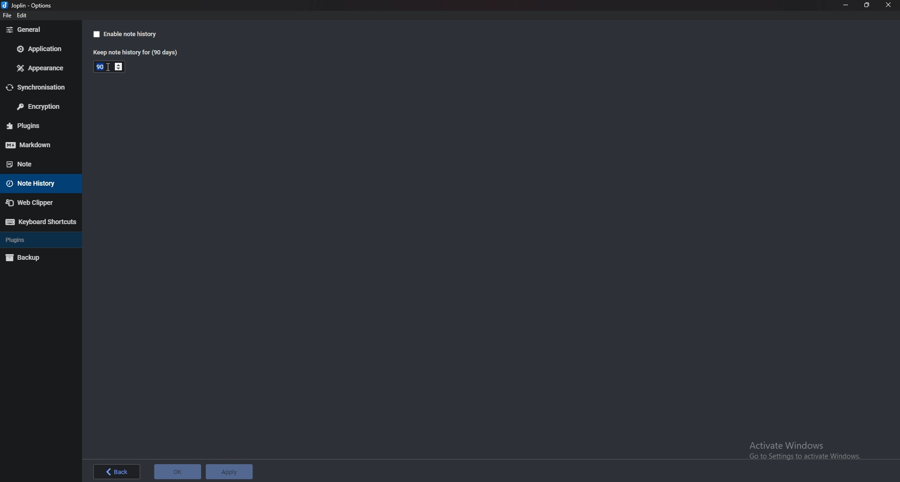 The image size is (900, 482). Describe the element at coordinates (40, 222) in the screenshot. I see `Keyboard shortcuts` at that location.